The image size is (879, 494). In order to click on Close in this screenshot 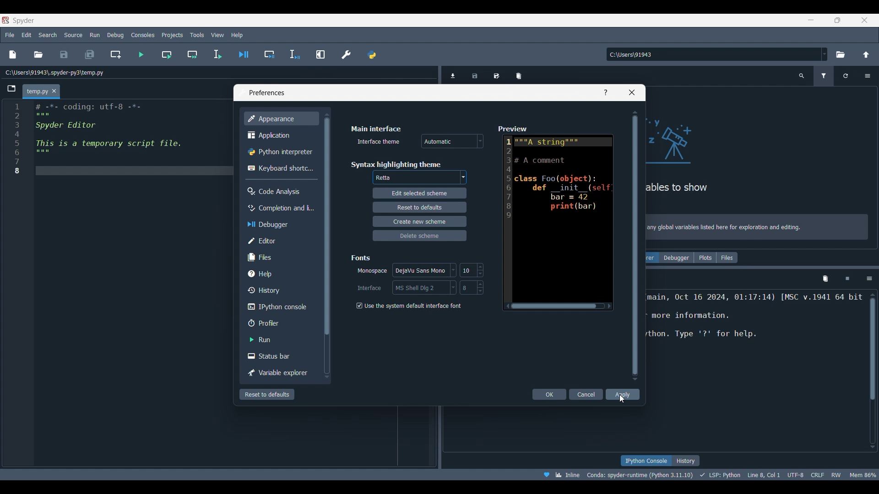, I will do `click(632, 92)`.